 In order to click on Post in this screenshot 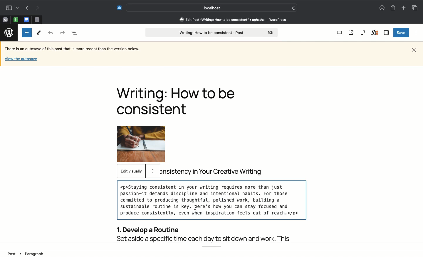, I will do `click(211, 33)`.